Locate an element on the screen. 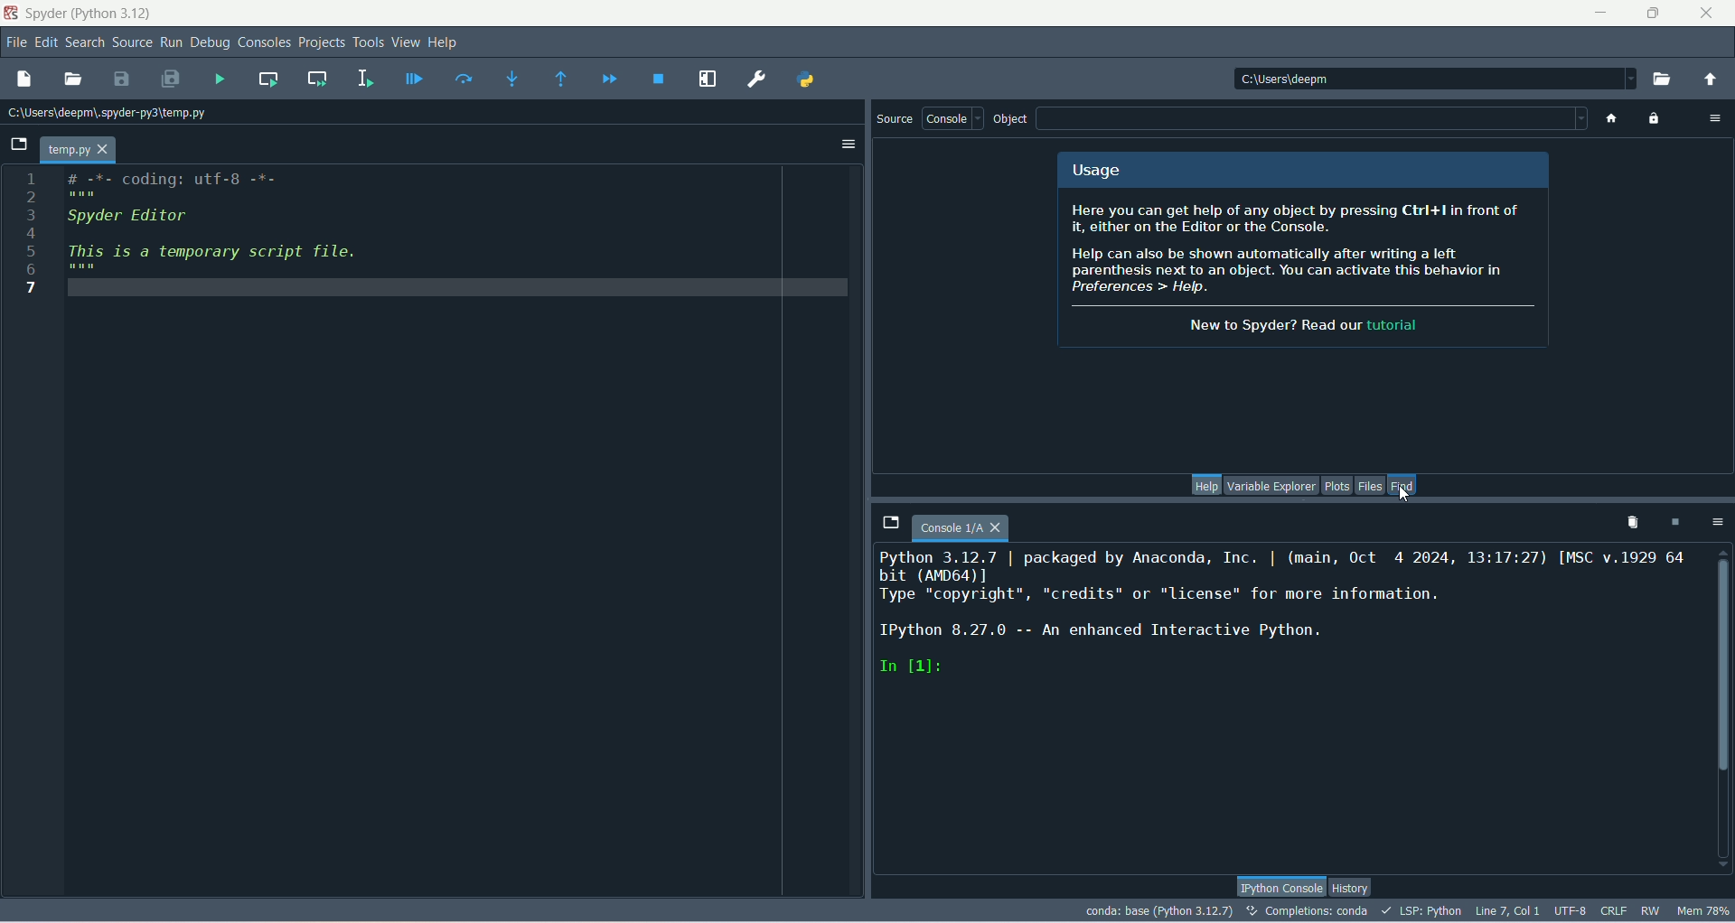  console is located at coordinates (952, 118).